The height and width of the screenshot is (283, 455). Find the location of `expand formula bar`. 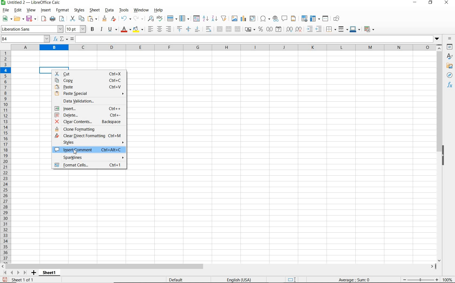

expand formula bar is located at coordinates (259, 39).